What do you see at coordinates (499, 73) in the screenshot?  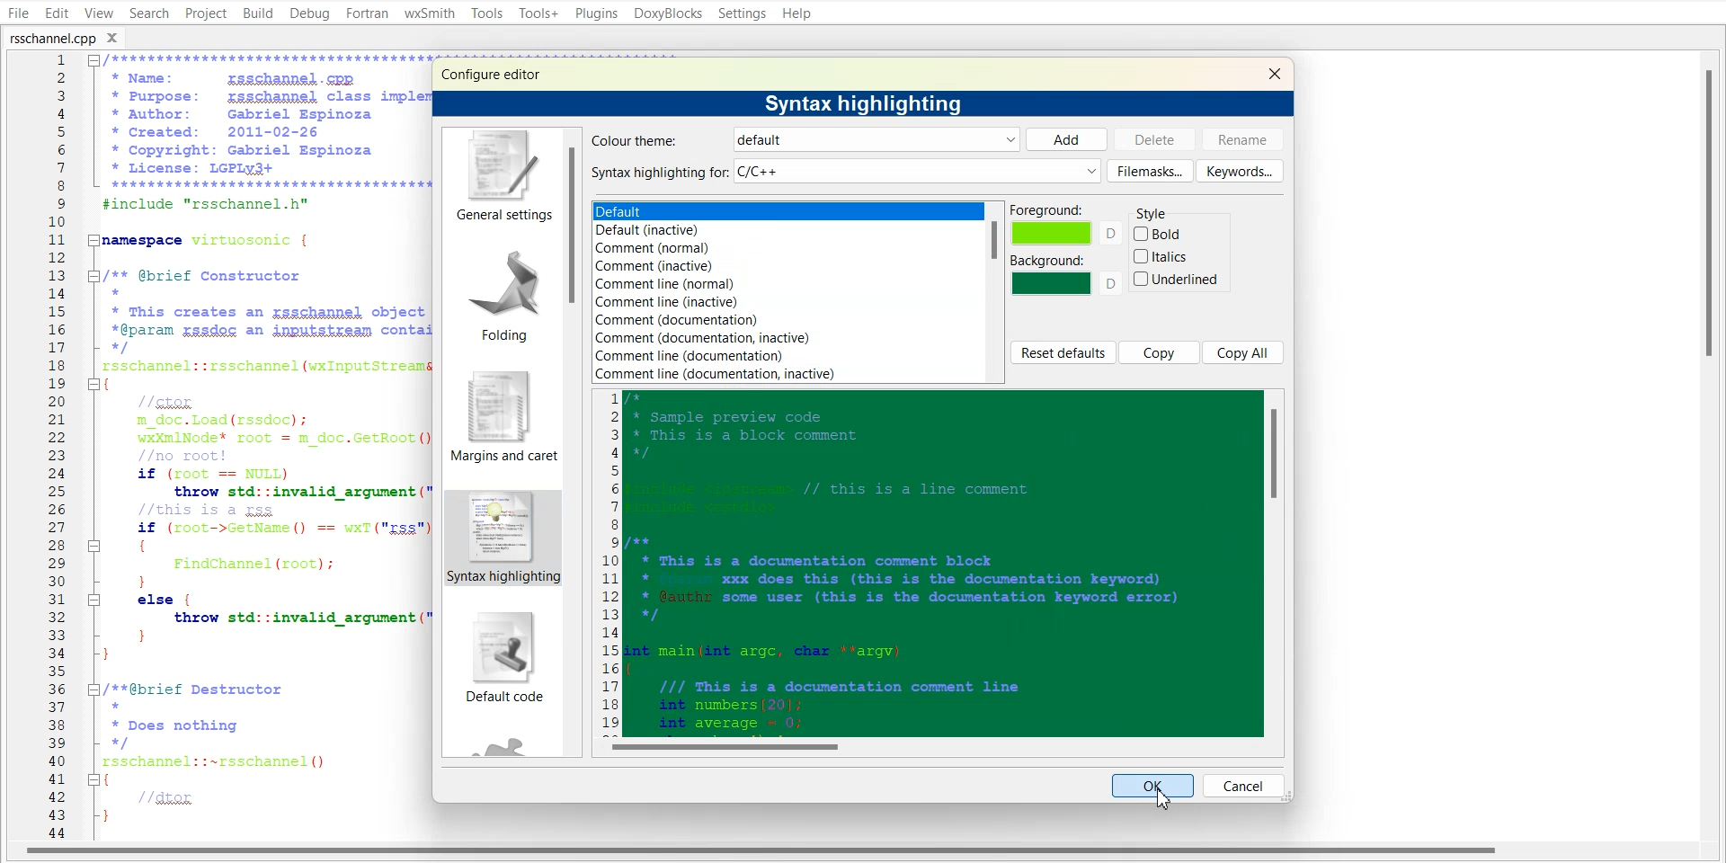 I see `Configure editor` at bounding box center [499, 73].